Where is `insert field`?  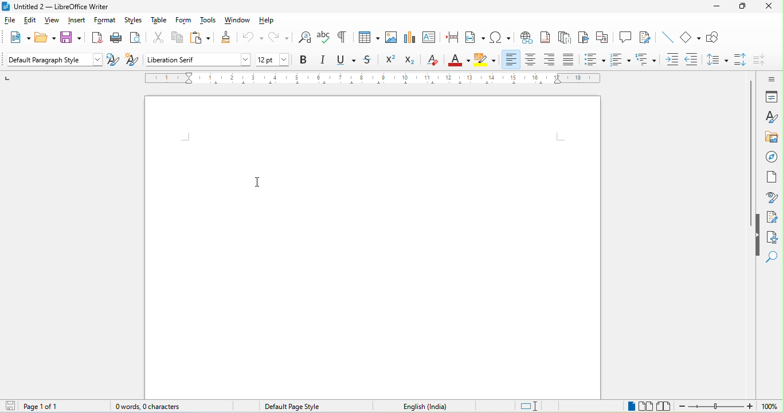
insert field is located at coordinates (475, 38).